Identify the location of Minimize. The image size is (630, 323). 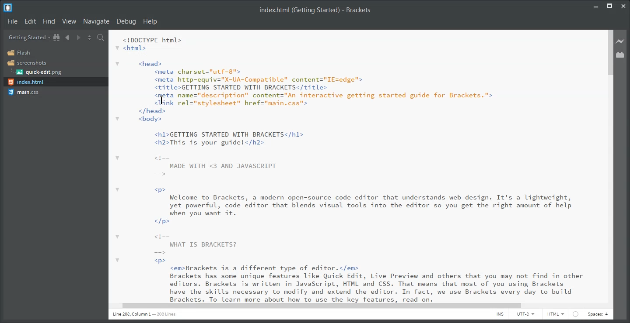
(595, 5).